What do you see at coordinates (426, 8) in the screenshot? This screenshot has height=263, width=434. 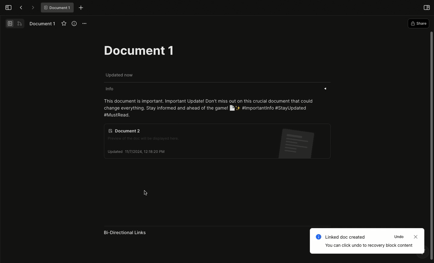 I see `Open right panel` at bounding box center [426, 8].